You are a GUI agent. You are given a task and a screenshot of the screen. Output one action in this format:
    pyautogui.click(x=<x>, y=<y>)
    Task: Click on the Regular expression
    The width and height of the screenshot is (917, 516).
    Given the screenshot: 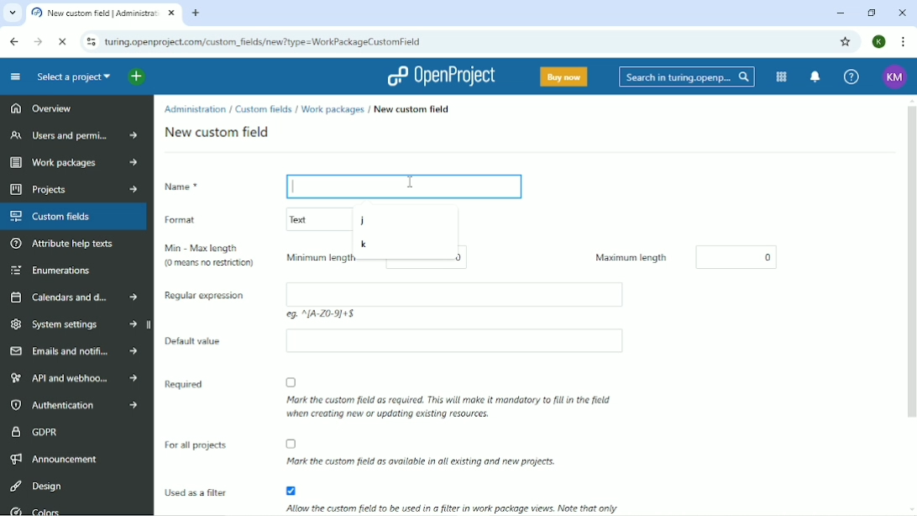 What is the action you would take?
    pyautogui.click(x=212, y=303)
    